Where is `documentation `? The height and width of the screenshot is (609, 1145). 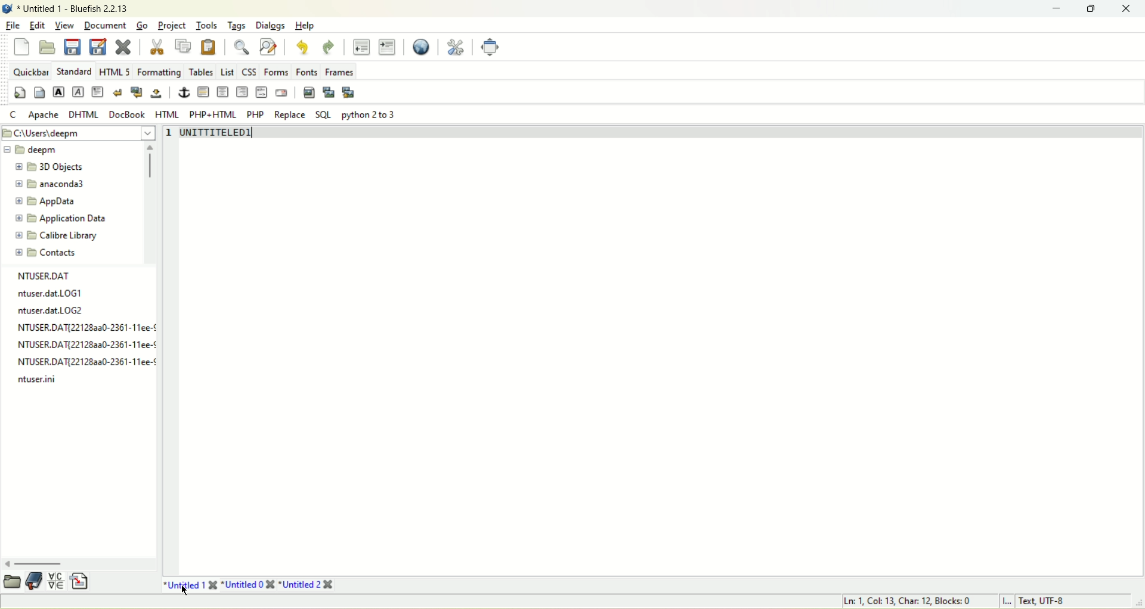 documentation  is located at coordinates (33, 582).